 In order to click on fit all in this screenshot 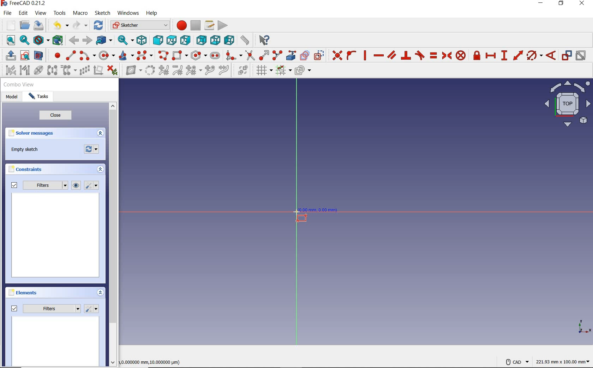, I will do `click(8, 41)`.